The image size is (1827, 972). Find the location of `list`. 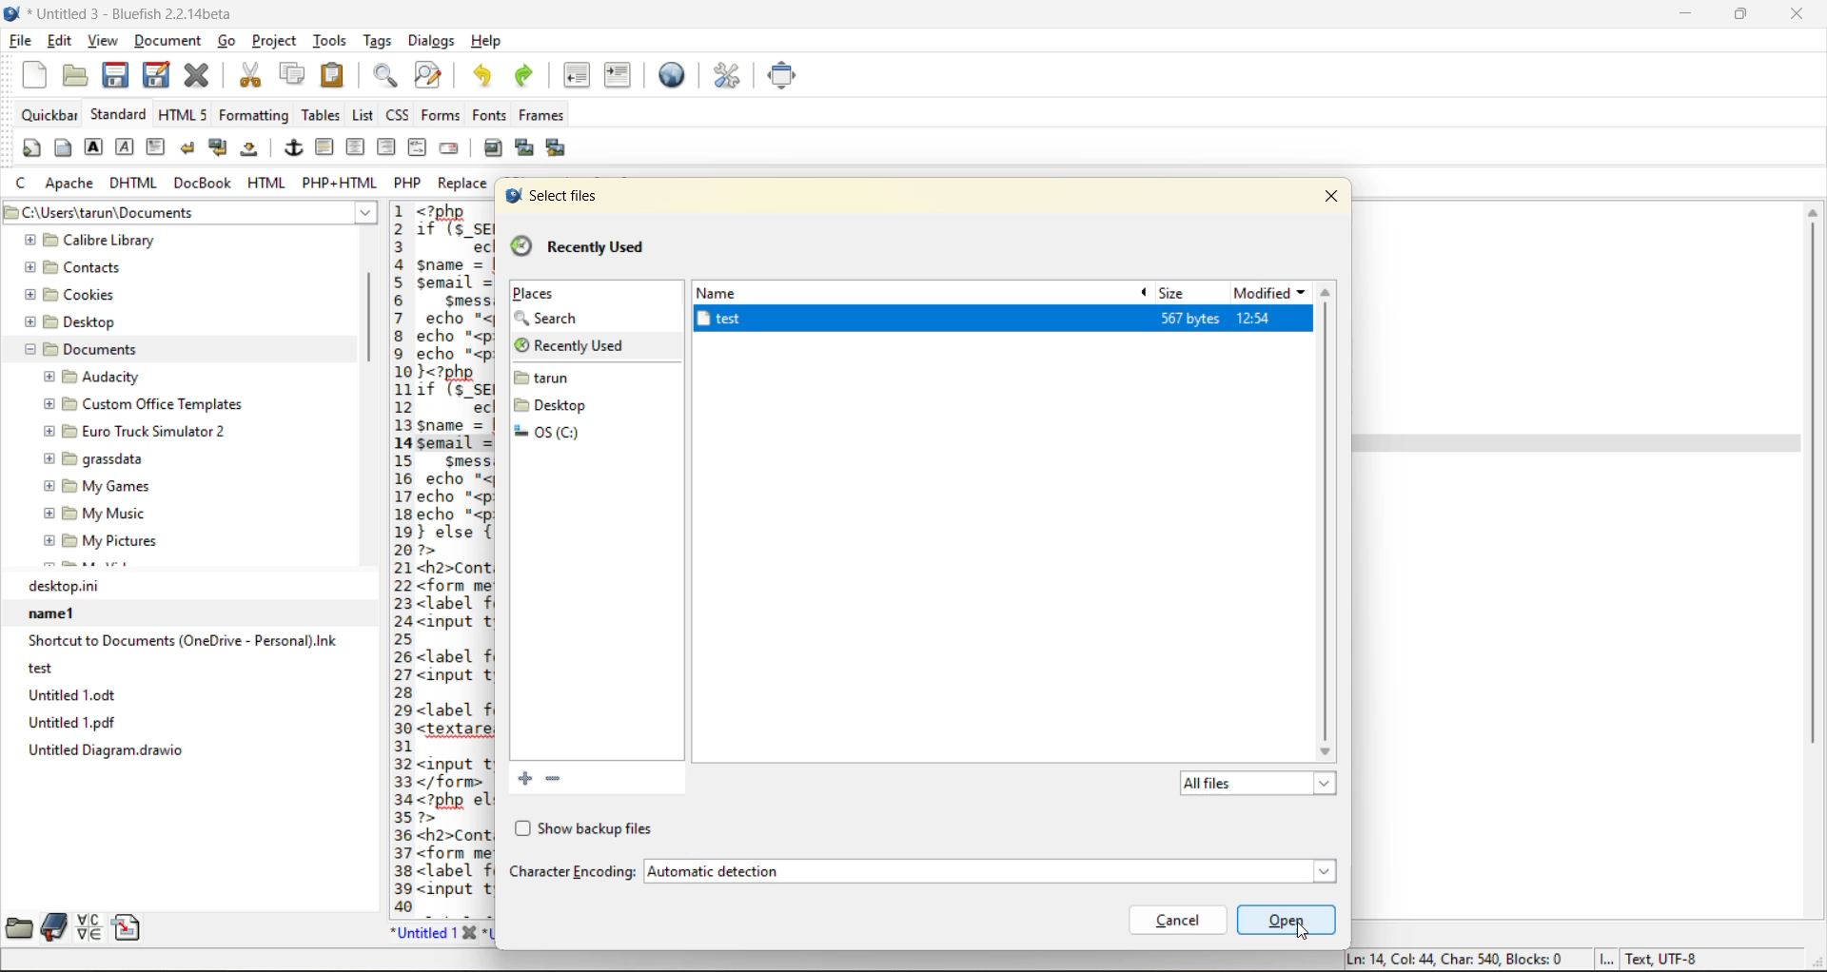

list is located at coordinates (363, 116).